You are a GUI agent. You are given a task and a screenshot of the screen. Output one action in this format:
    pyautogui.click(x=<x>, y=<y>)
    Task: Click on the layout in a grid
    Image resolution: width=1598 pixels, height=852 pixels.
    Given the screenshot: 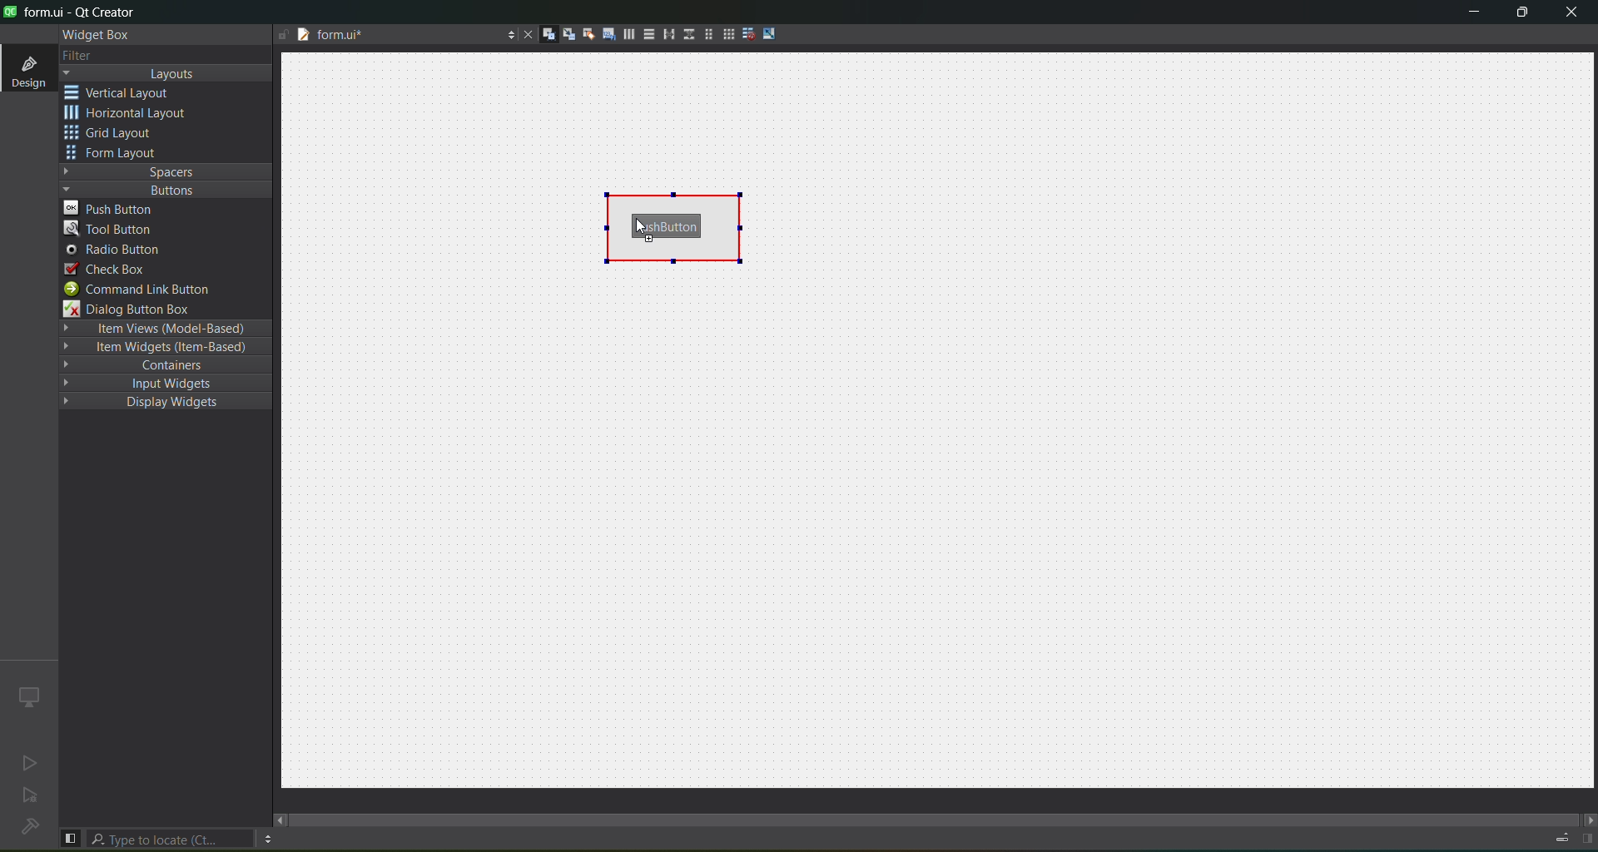 What is the action you would take?
    pyautogui.click(x=727, y=36)
    